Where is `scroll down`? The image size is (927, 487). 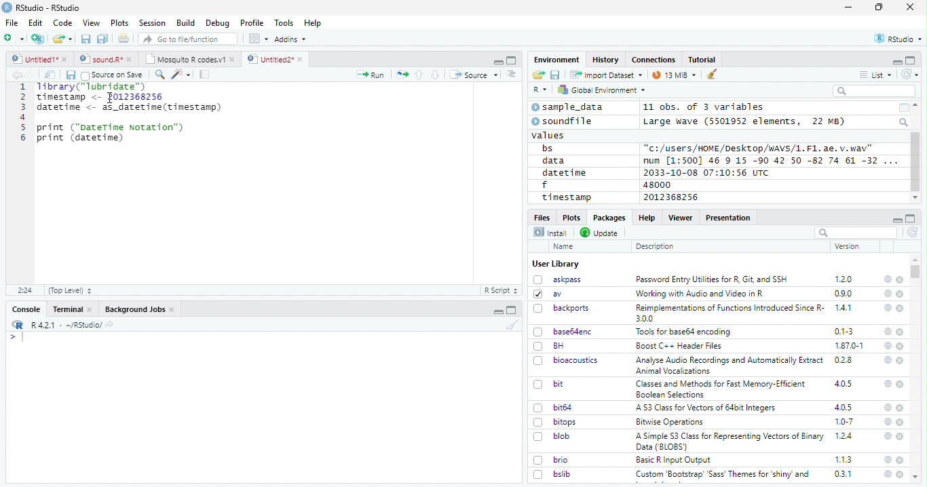 scroll down is located at coordinates (915, 198).